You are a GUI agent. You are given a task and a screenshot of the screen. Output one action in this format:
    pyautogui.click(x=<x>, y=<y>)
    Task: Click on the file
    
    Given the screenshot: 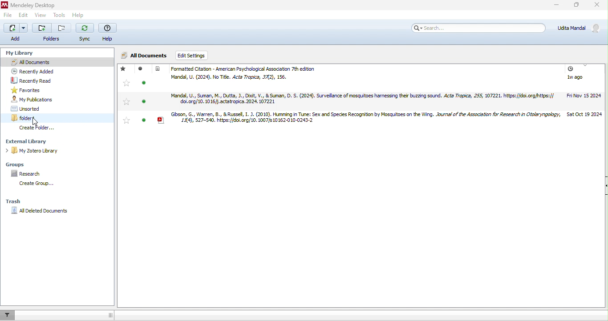 What is the action you would take?
    pyautogui.click(x=7, y=15)
    